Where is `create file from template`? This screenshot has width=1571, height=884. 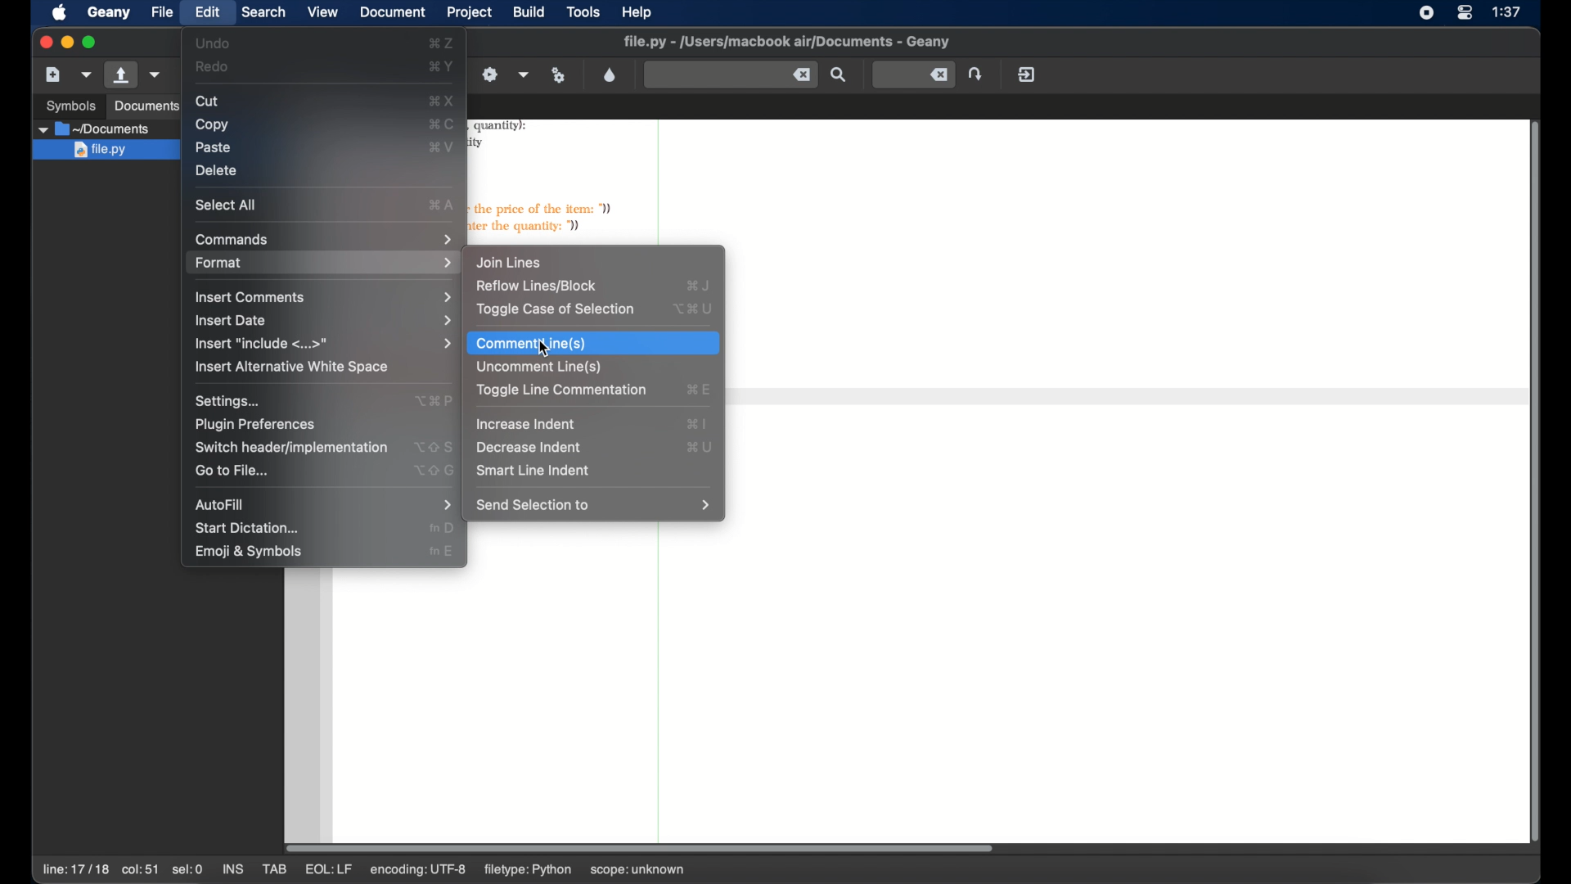
create file from template is located at coordinates (87, 74).